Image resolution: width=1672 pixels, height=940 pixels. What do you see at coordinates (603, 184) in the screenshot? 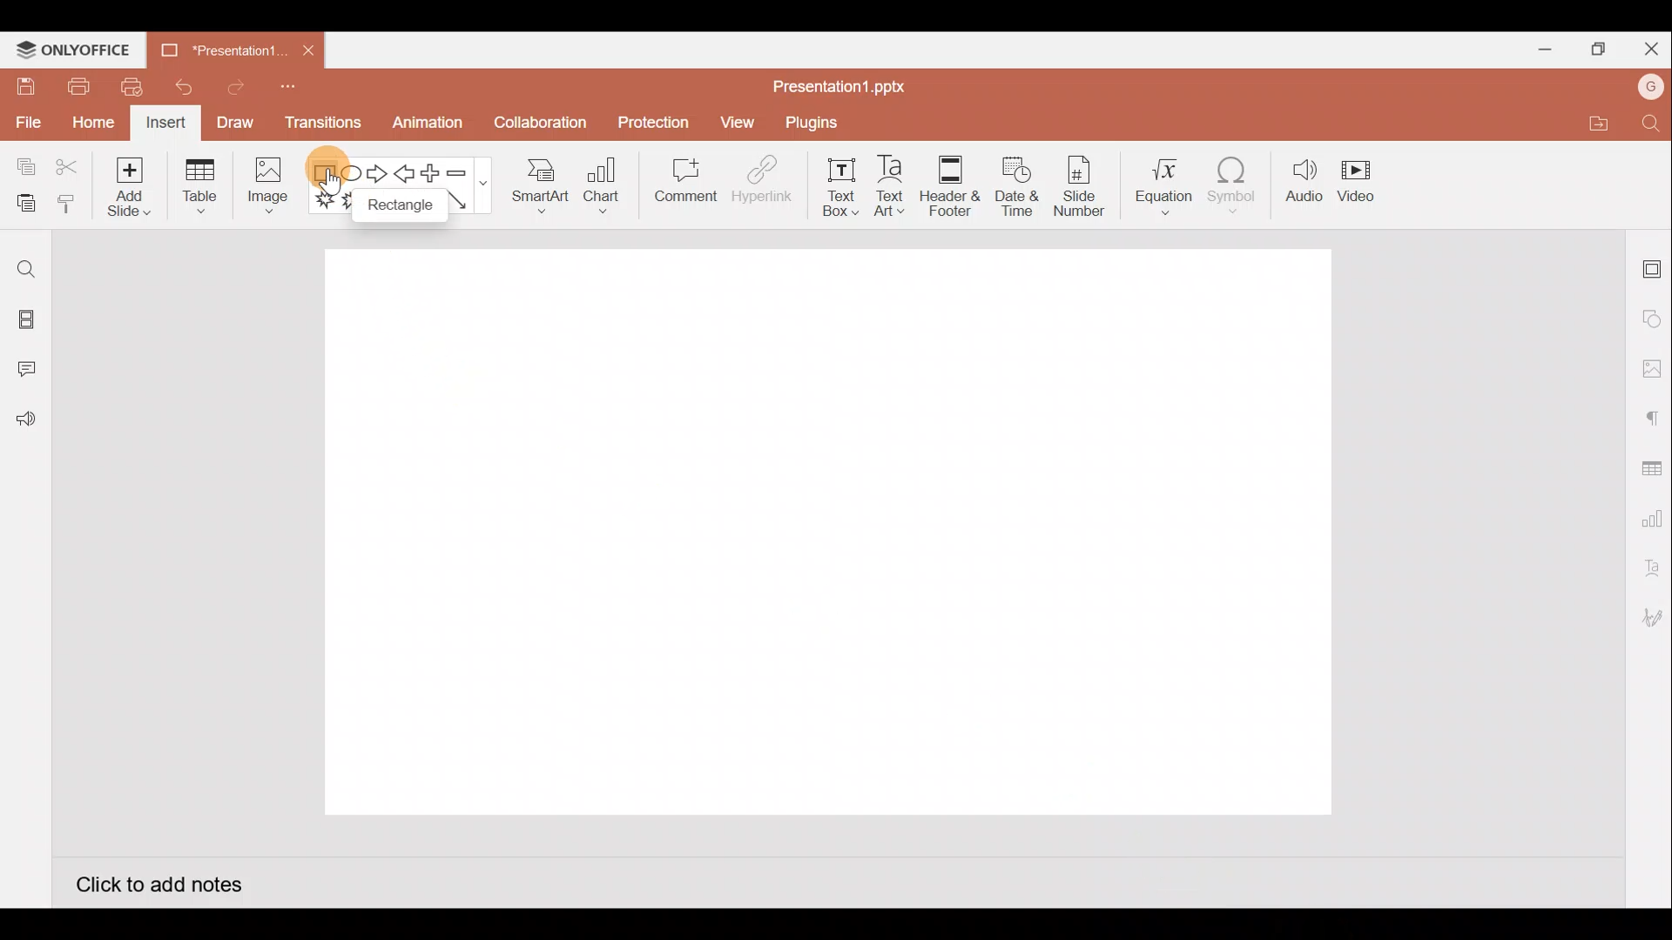
I see `Chart` at bounding box center [603, 184].